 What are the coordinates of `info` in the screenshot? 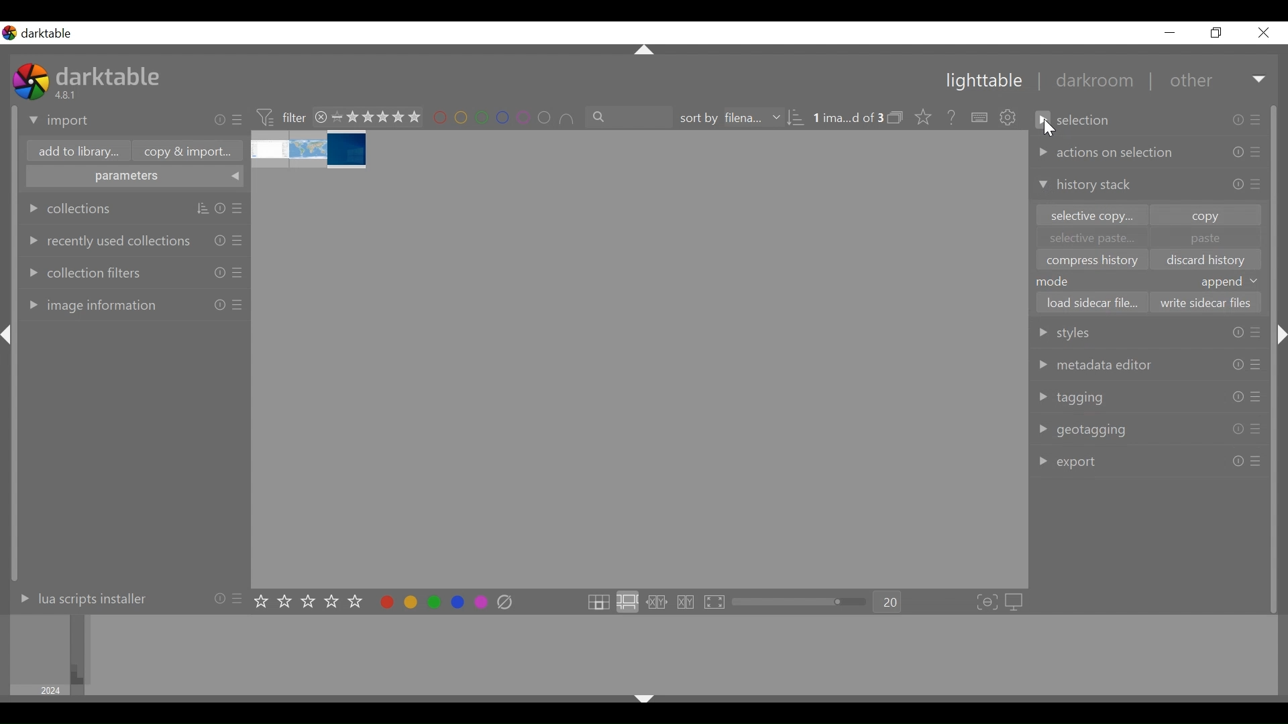 It's located at (1237, 365).